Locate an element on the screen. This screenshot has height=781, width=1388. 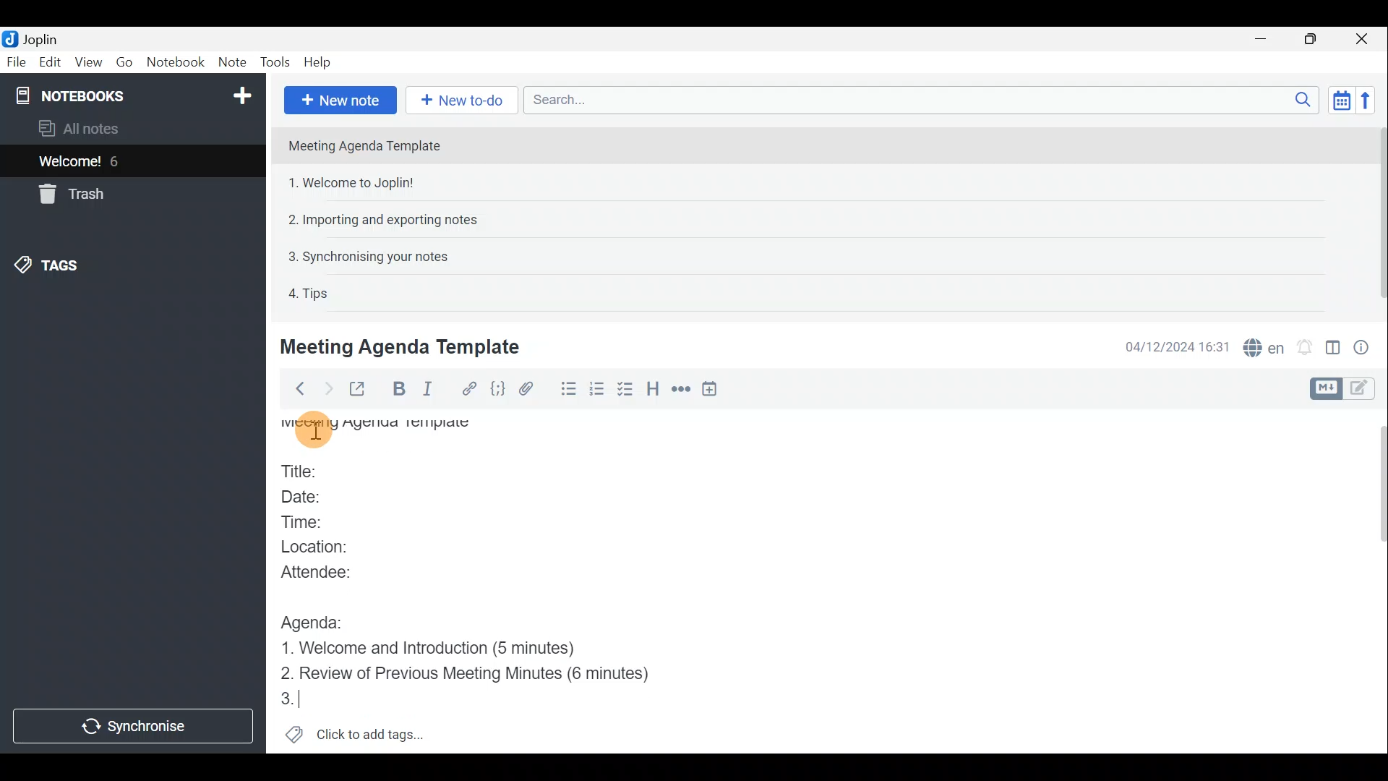
Insert time is located at coordinates (713, 391).